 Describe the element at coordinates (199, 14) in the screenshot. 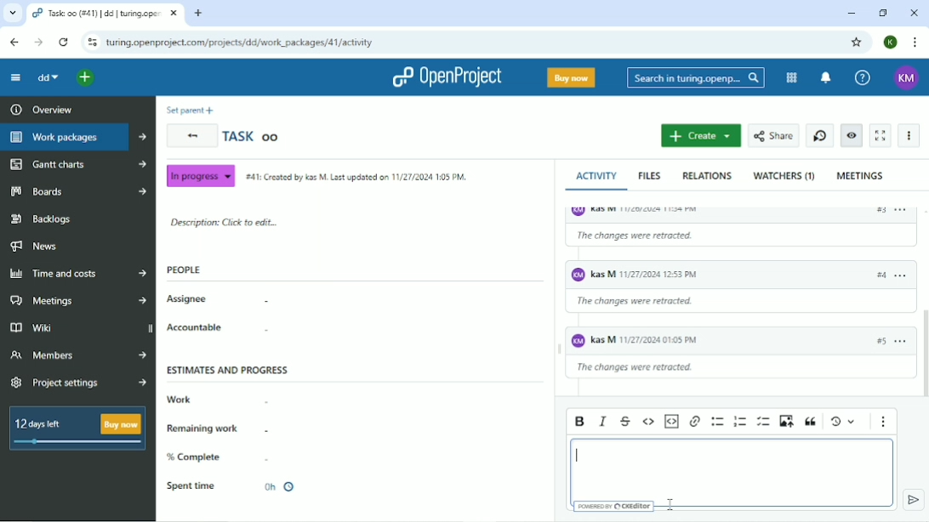

I see `New tab` at that location.